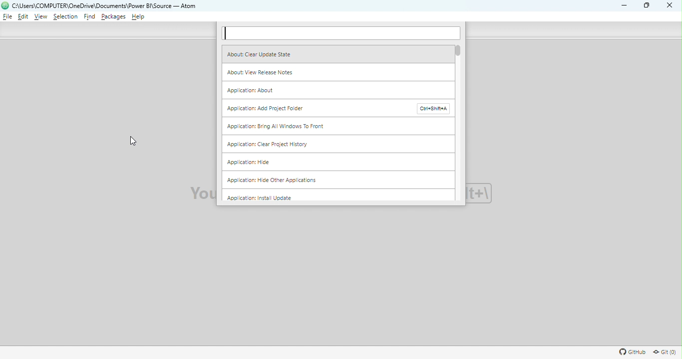 This screenshot has width=682, height=359. Describe the element at coordinates (622, 5) in the screenshot. I see `Minimize` at that location.